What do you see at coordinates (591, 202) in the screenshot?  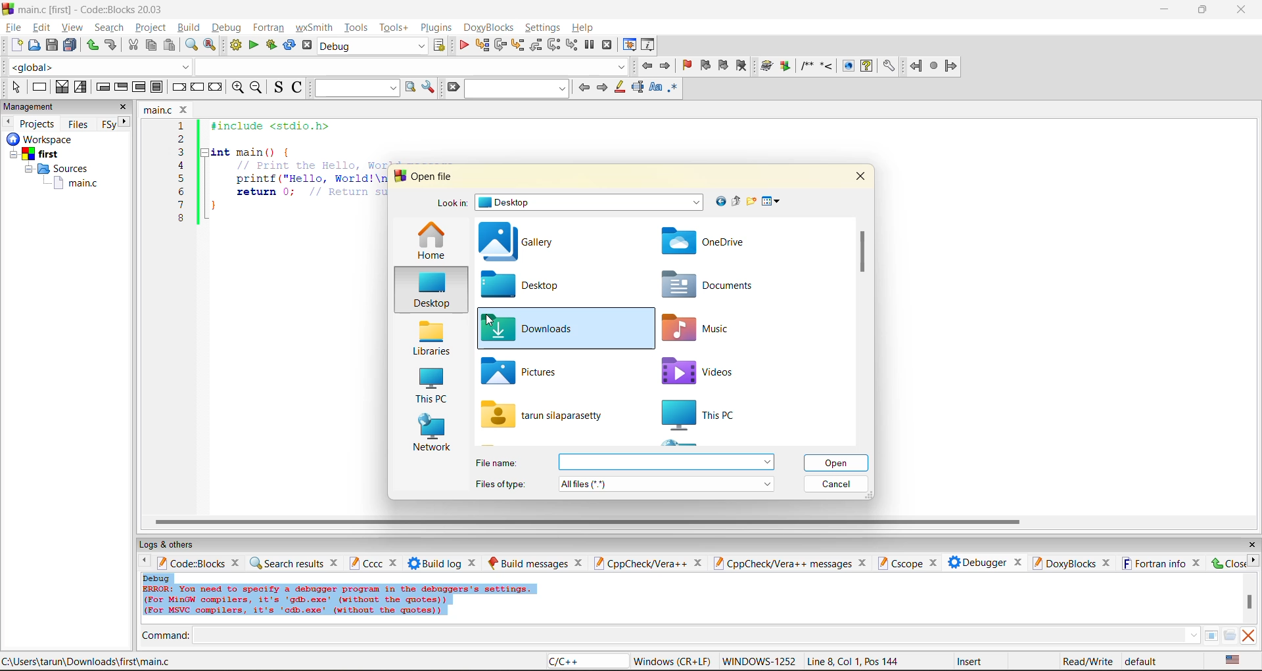 I see `folder name` at bounding box center [591, 202].